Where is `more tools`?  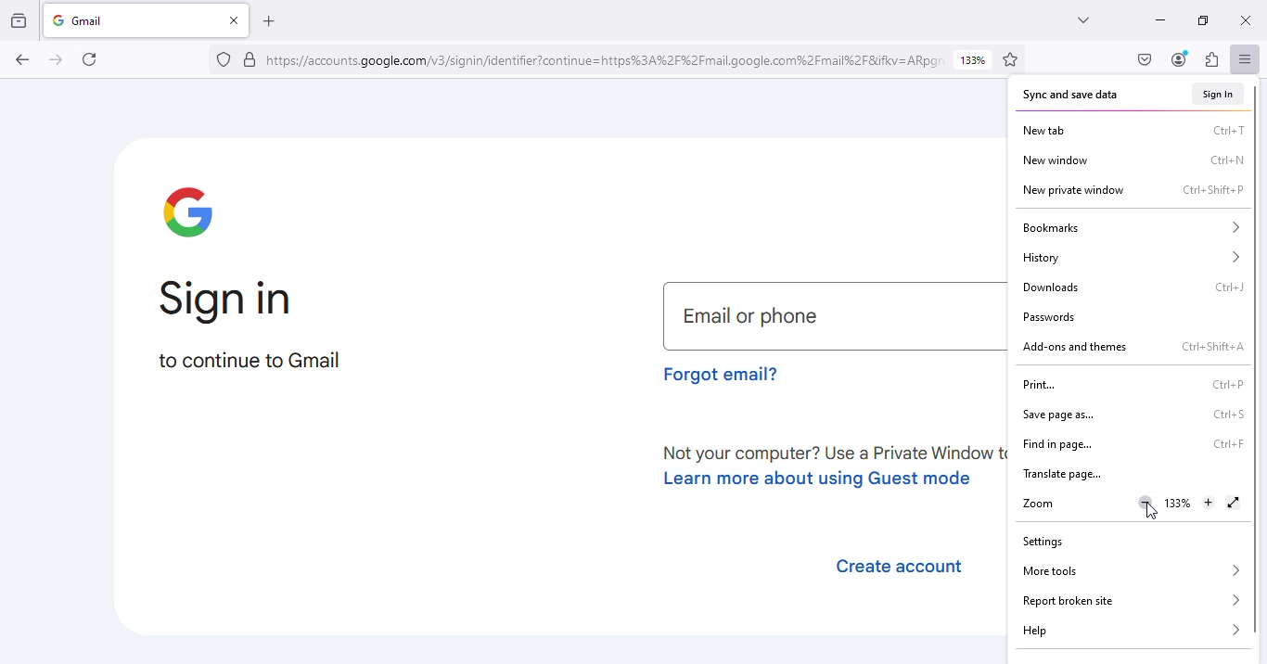 more tools is located at coordinates (1129, 570).